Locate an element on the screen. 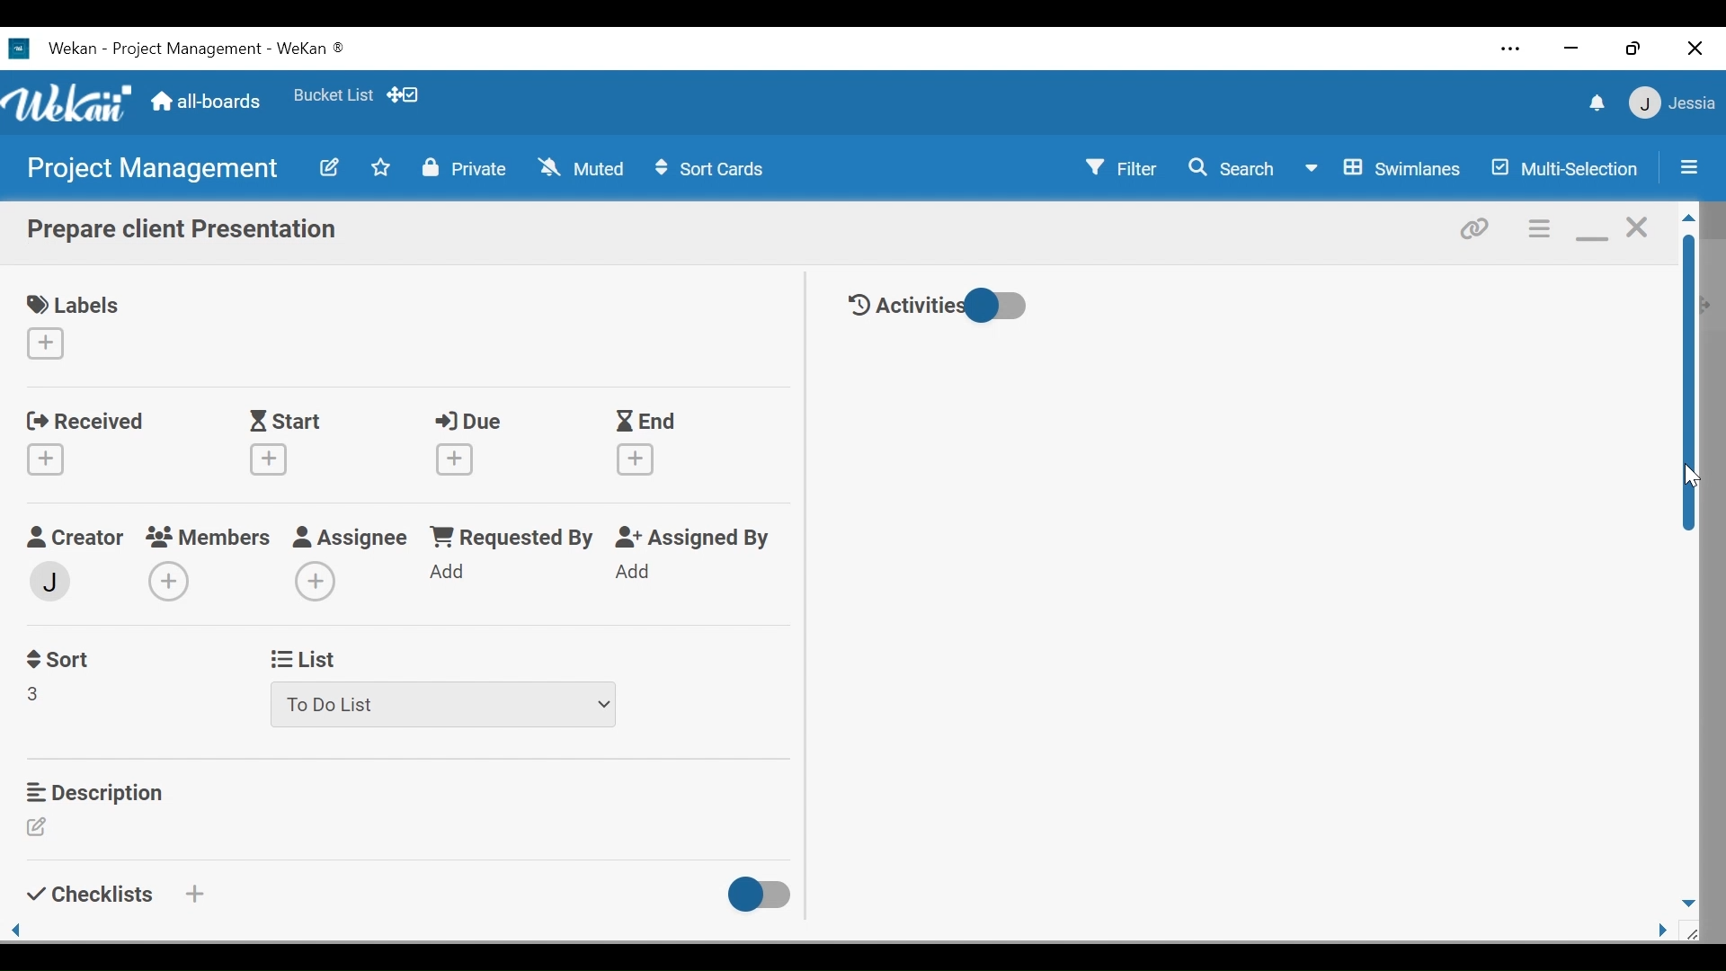 This screenshot has width=1726, height=971. Create label is located at coordinates (47, 343).